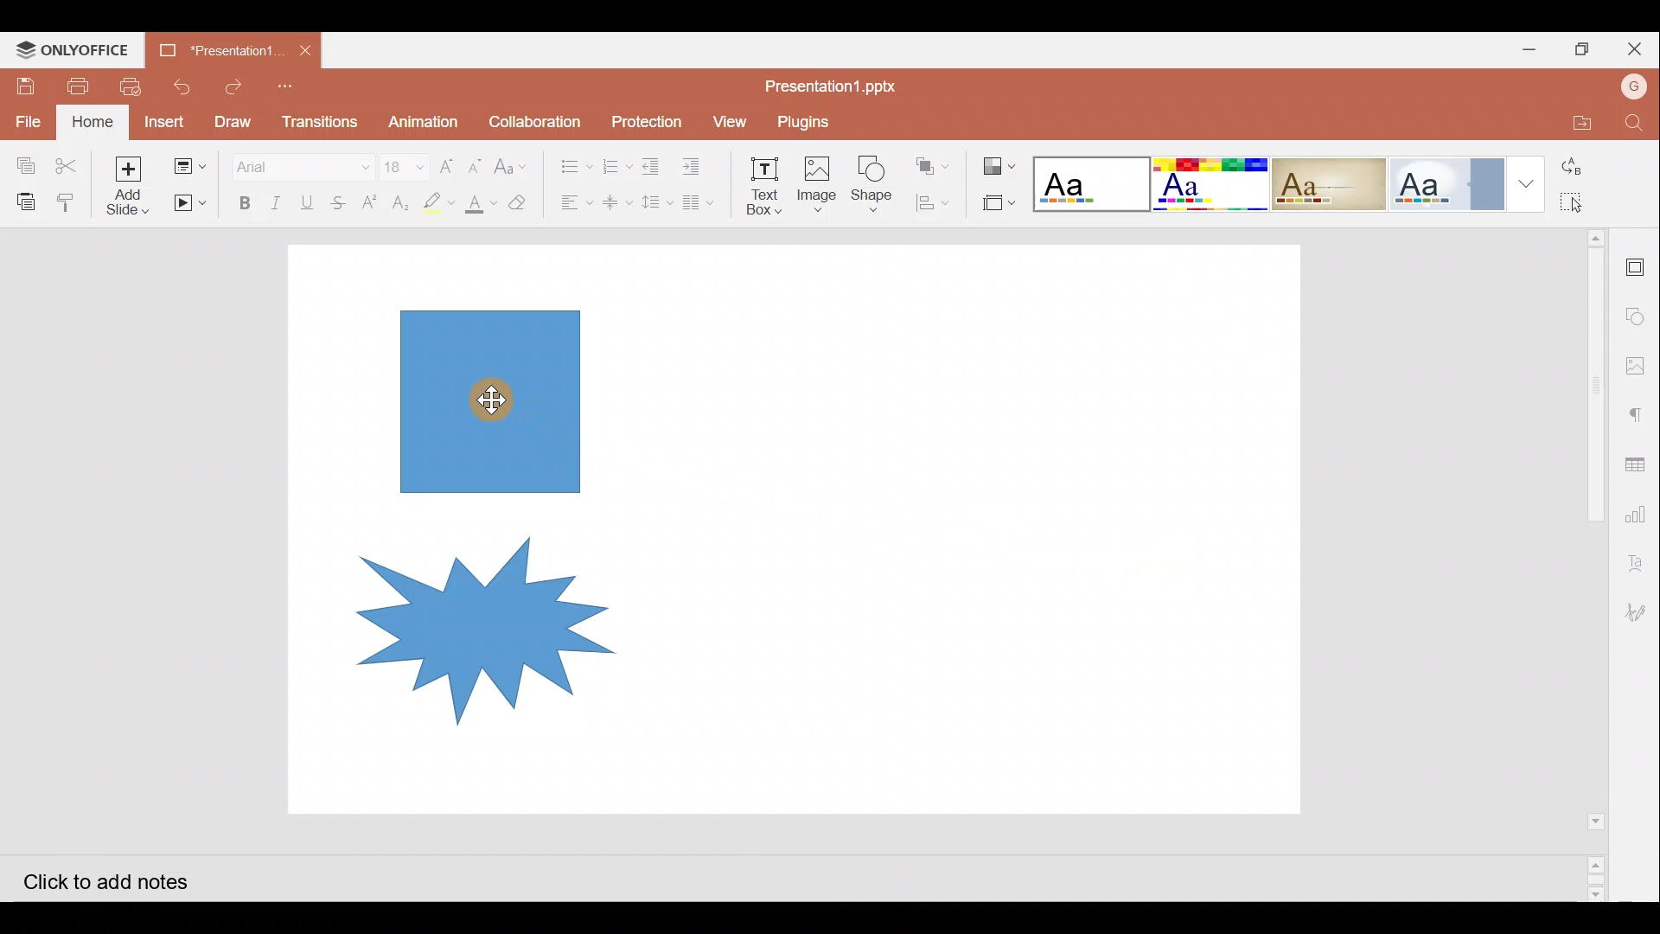 The width and height of the screenshot is (1660, 934). What do you see at coordinates (301, 162) in the screenshot?
I see `Font name` at bounding box center [301, 162].